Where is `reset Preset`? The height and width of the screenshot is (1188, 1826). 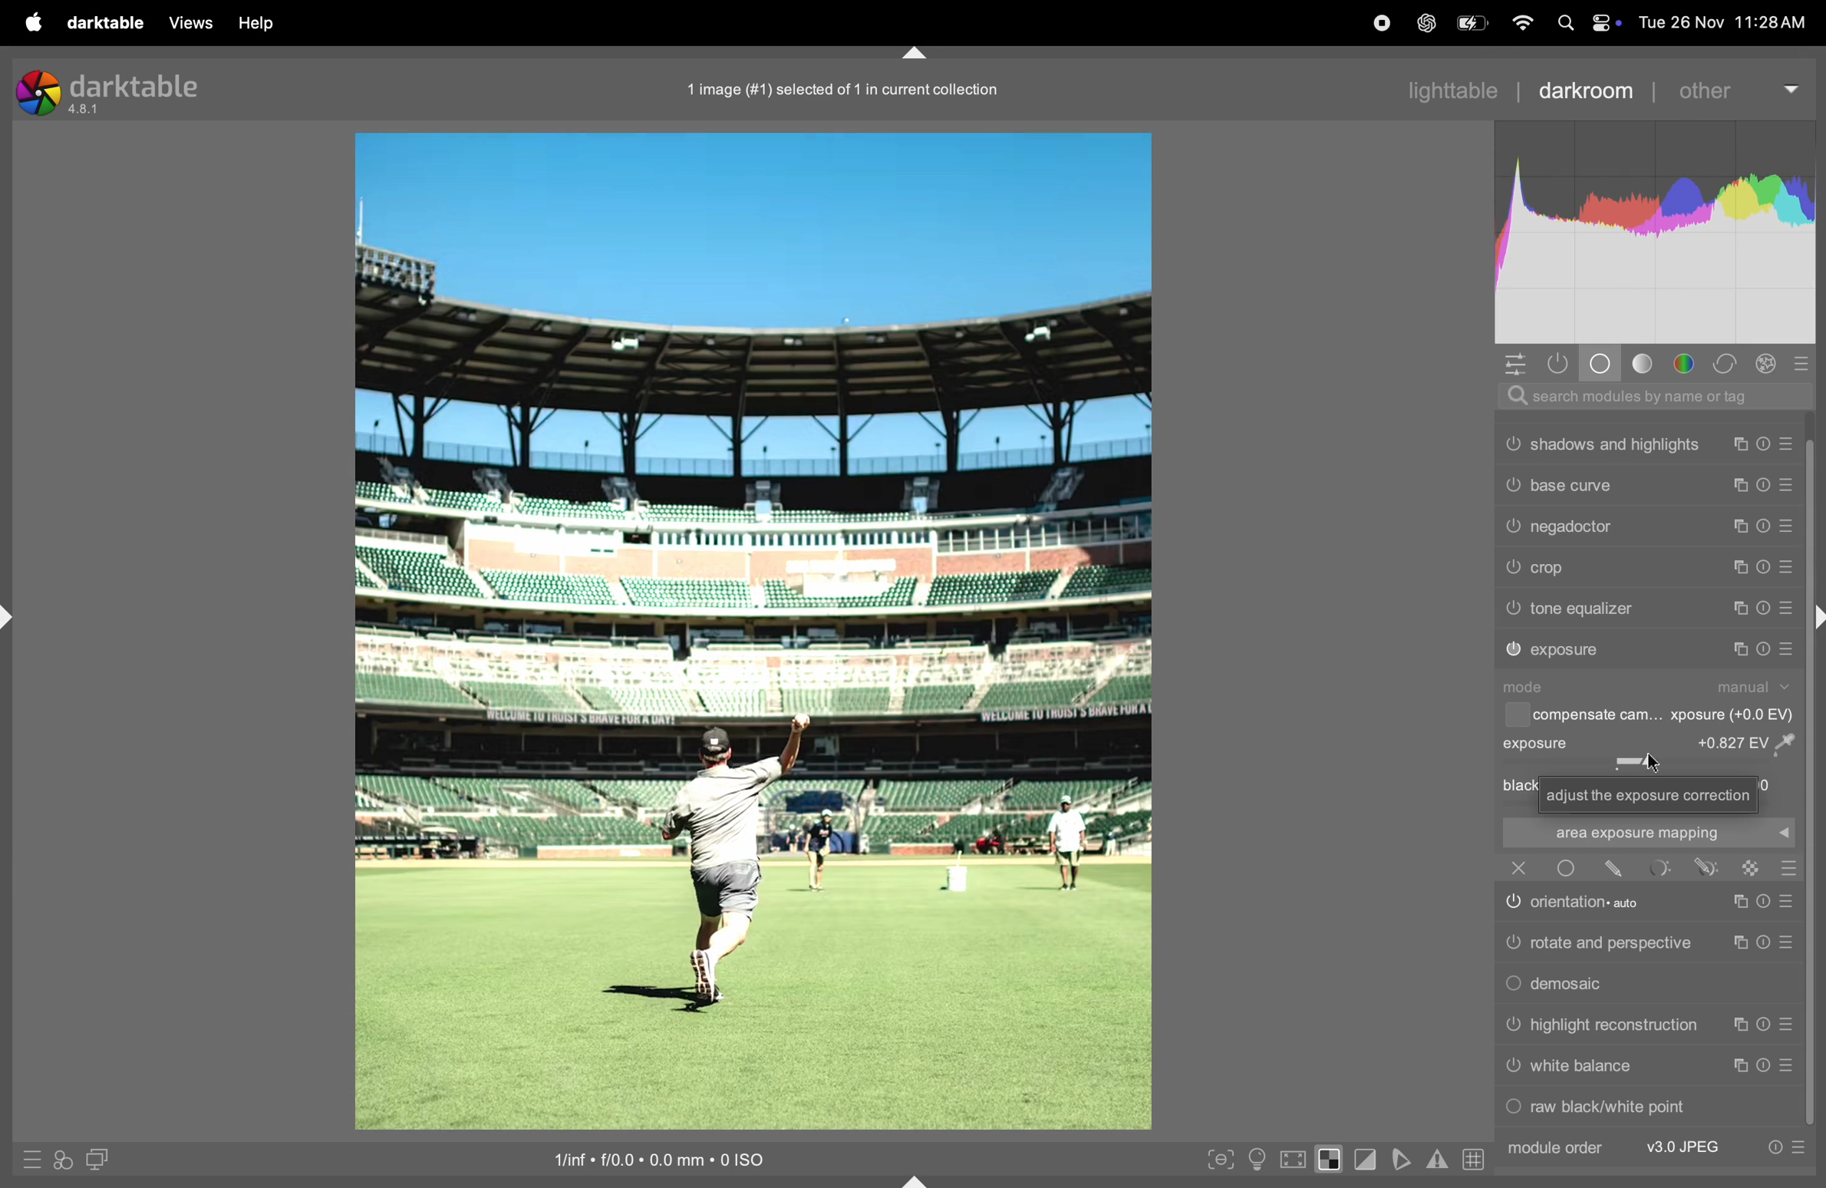 reset Preset is located at coordinates (1765, 1065).